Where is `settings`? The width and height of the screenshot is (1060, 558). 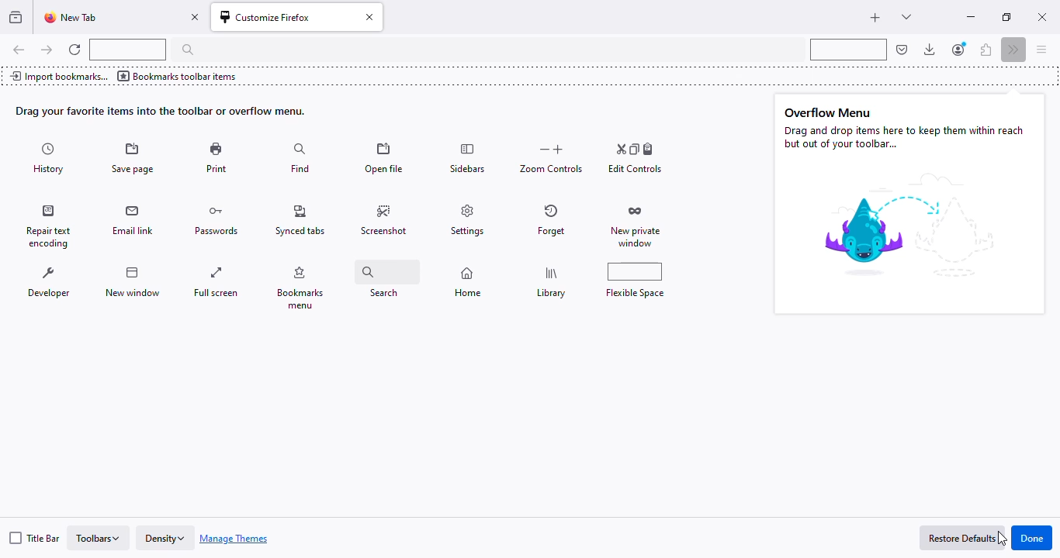 settings is located at coordinates (468, 219).